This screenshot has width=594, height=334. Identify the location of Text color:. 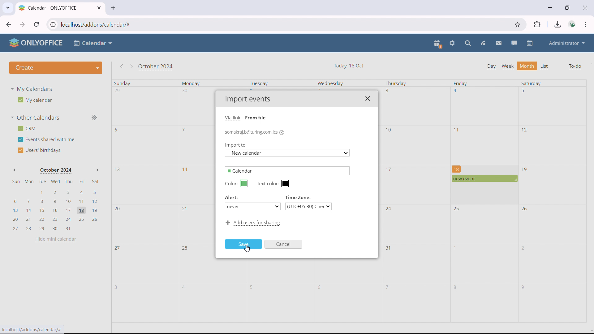
(274, 184).